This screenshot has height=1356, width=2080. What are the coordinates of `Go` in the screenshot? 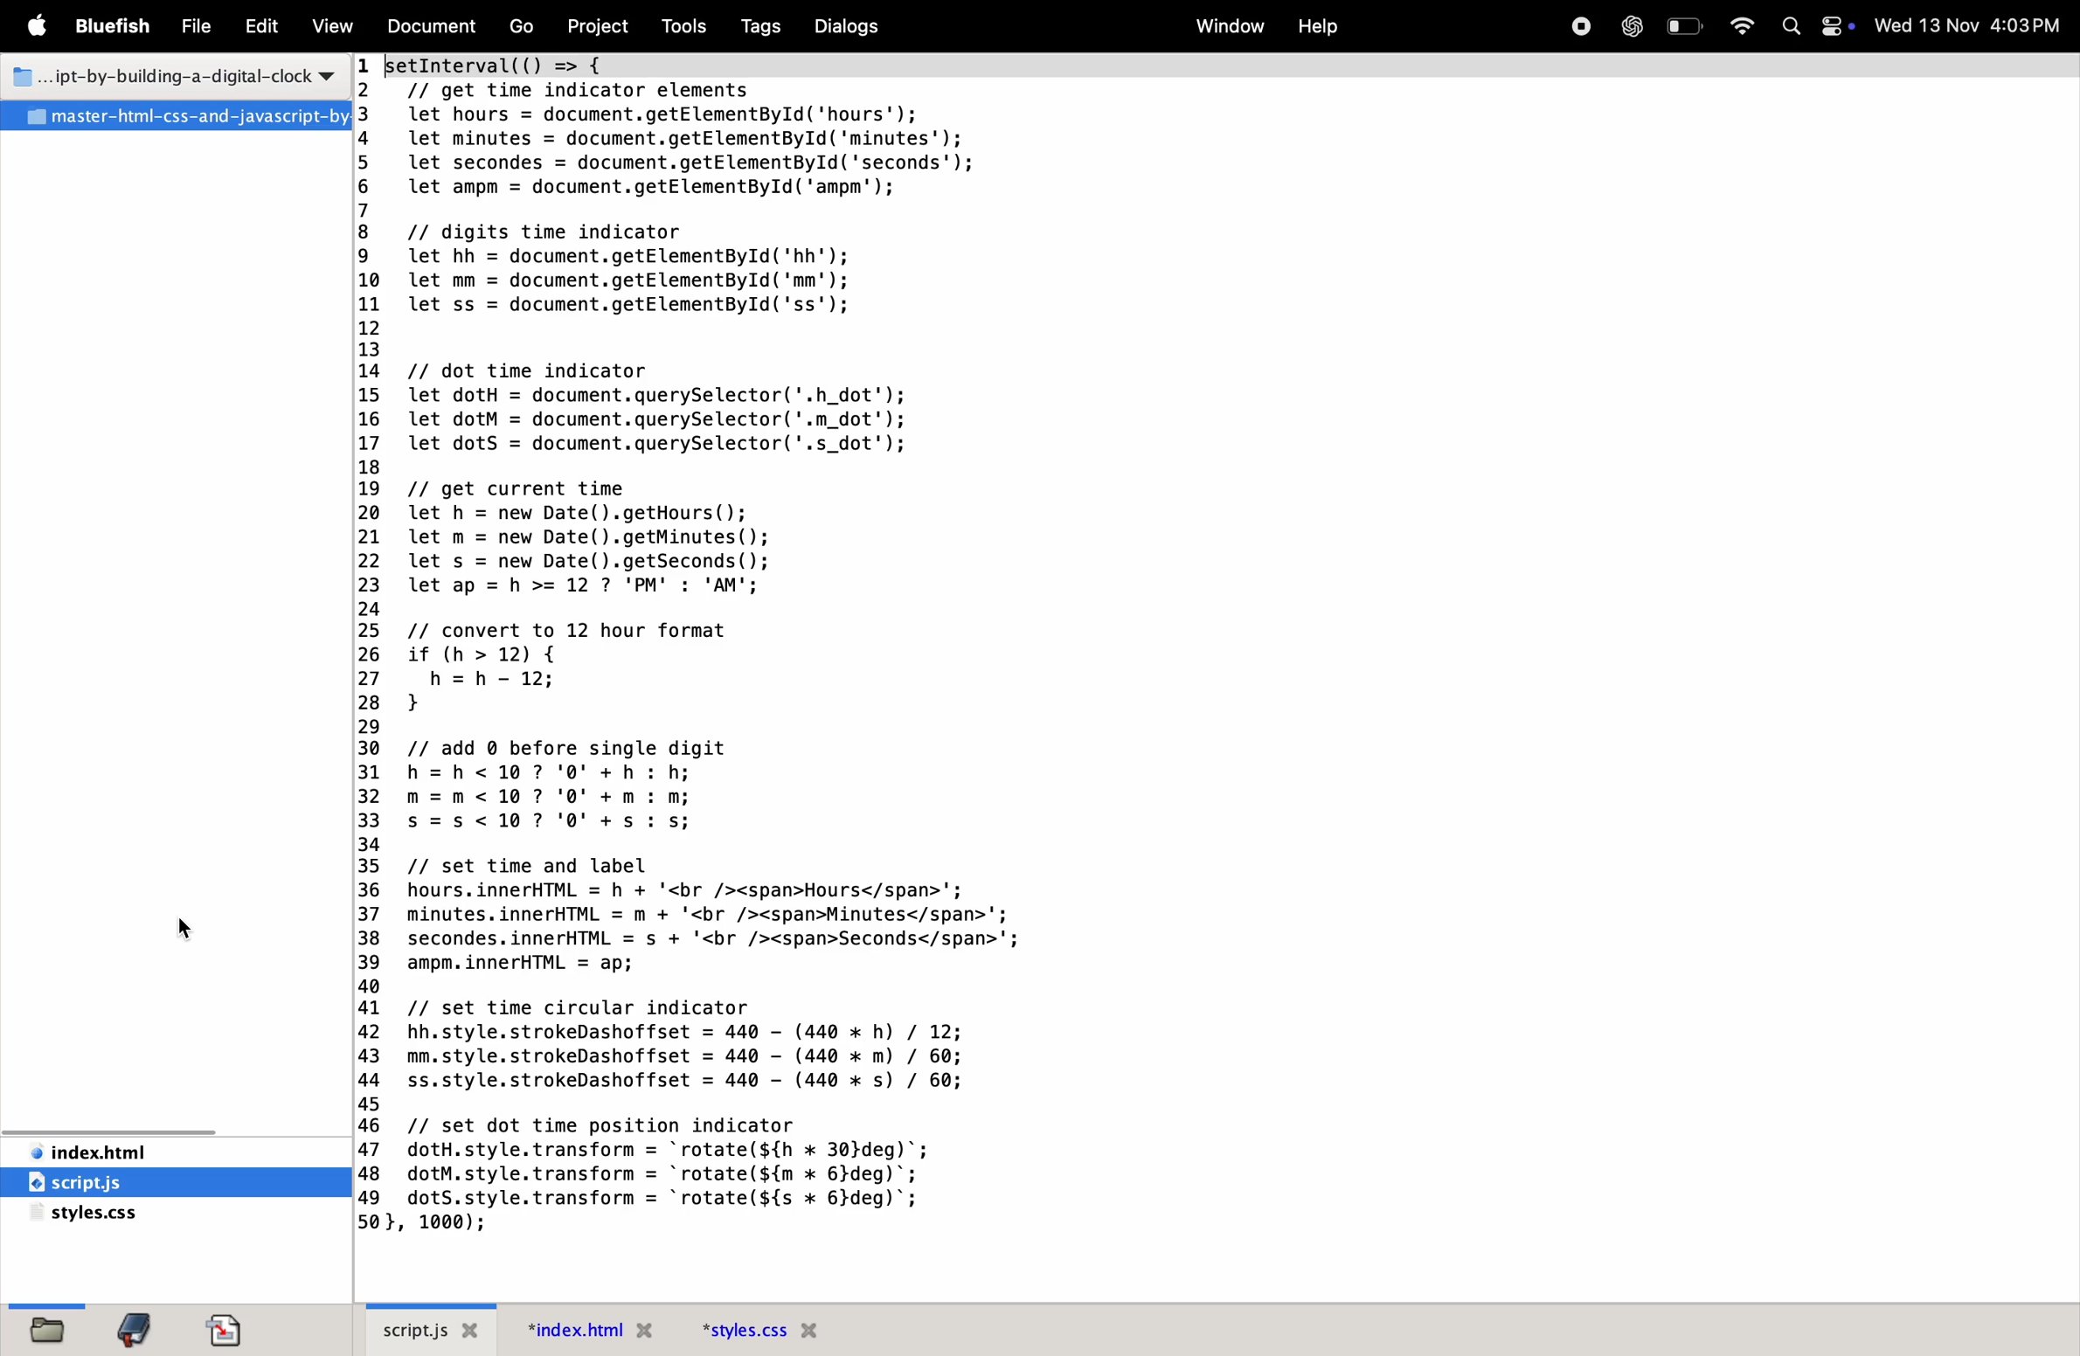 It's located at (524, 26).